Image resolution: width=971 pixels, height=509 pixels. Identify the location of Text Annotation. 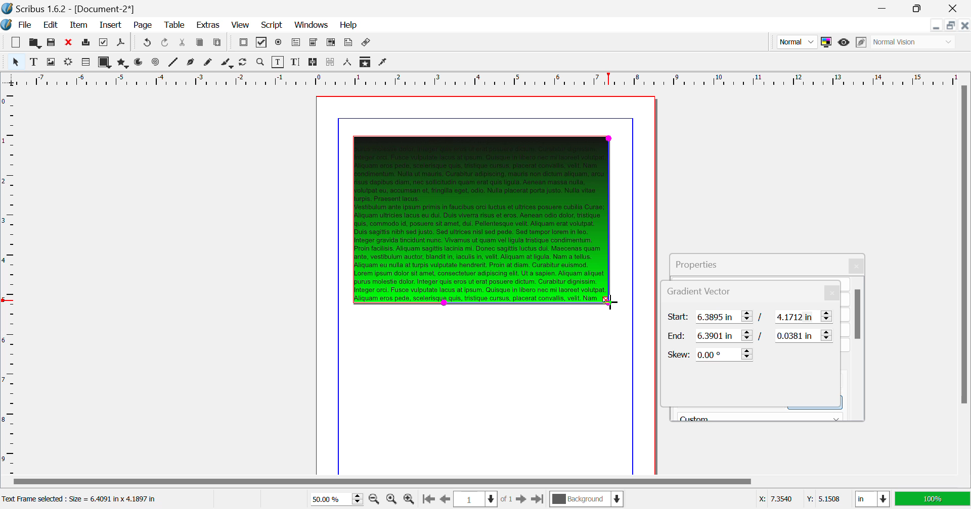
(348, 43).